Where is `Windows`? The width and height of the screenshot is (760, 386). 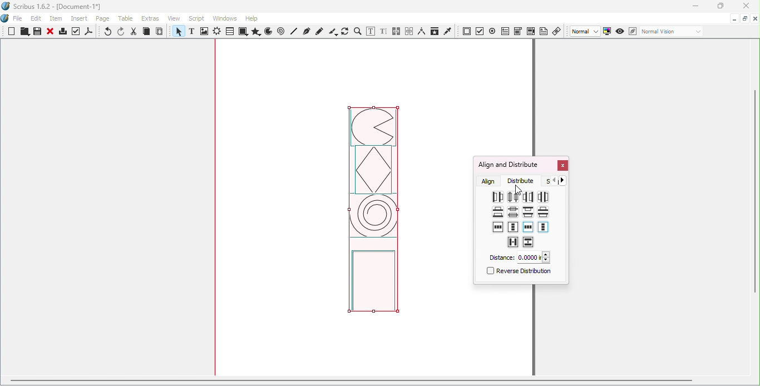 Windows is located at coordinates (225, 18).